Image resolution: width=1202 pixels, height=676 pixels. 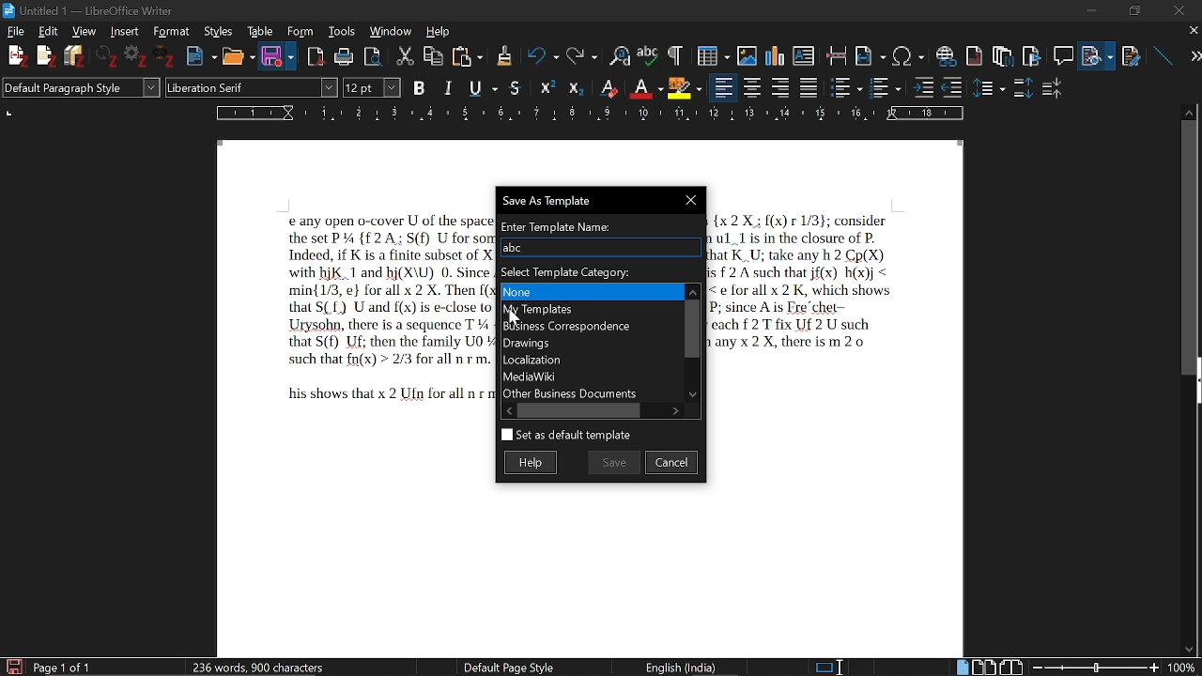 What do you see at coordinates (598, 269) in the screenshot?
I see `Select Template category` at bounding box center [598, 269].